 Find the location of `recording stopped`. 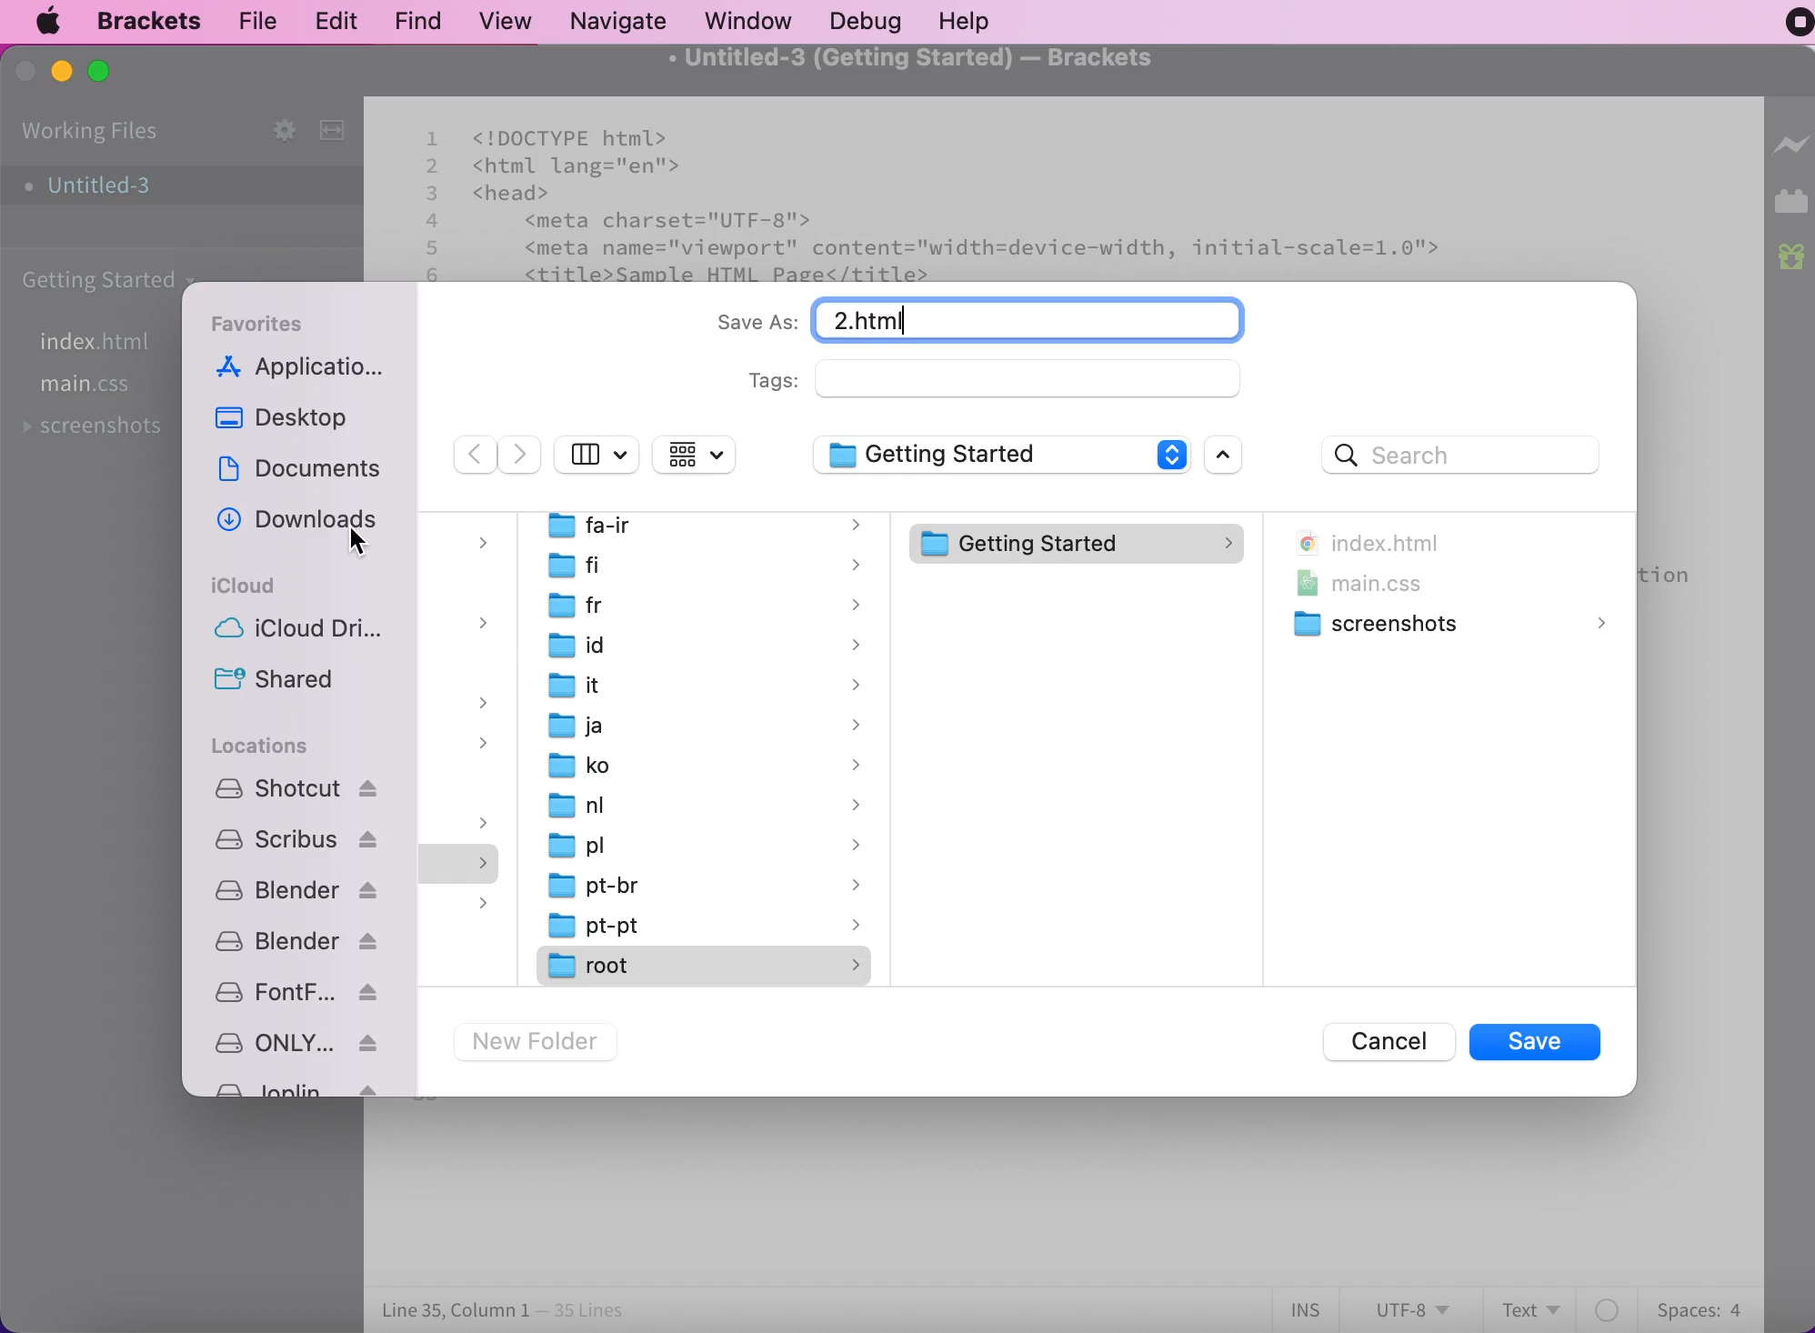

recording stopped is located at coordinates (1800, 25).